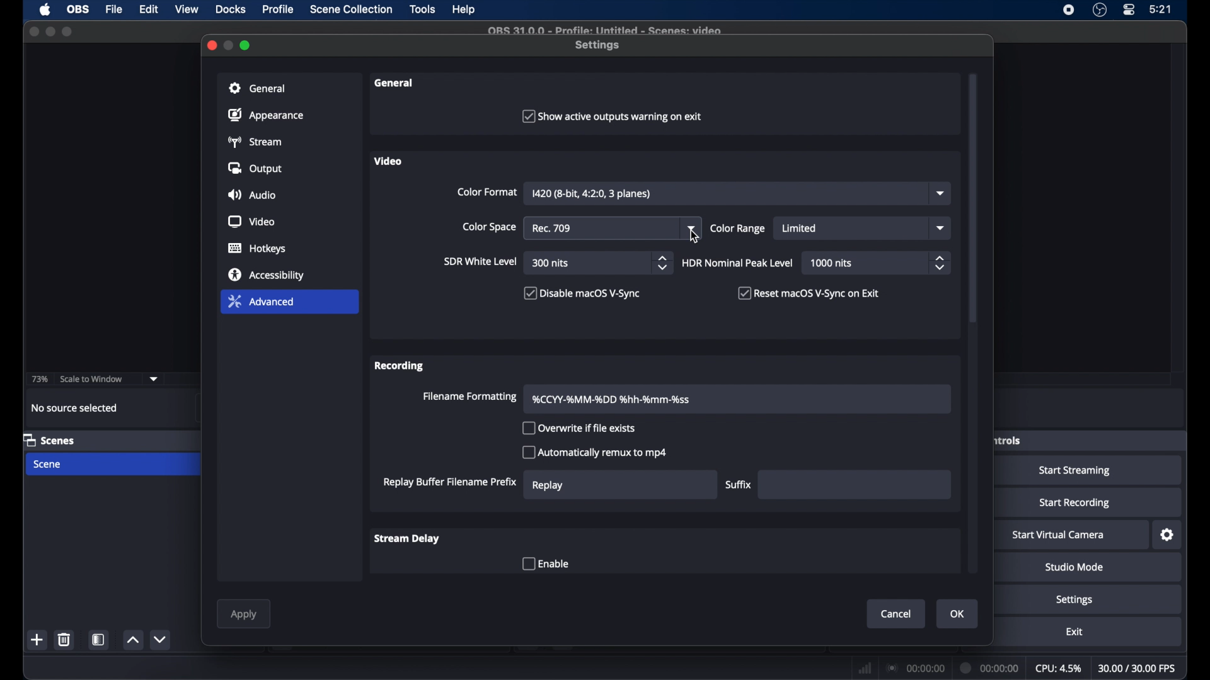 The image size is (1210, 680). What do you see at coordinates (50, 31) in the screenshot?
I see `minimize` at bounding box center [50, 31].